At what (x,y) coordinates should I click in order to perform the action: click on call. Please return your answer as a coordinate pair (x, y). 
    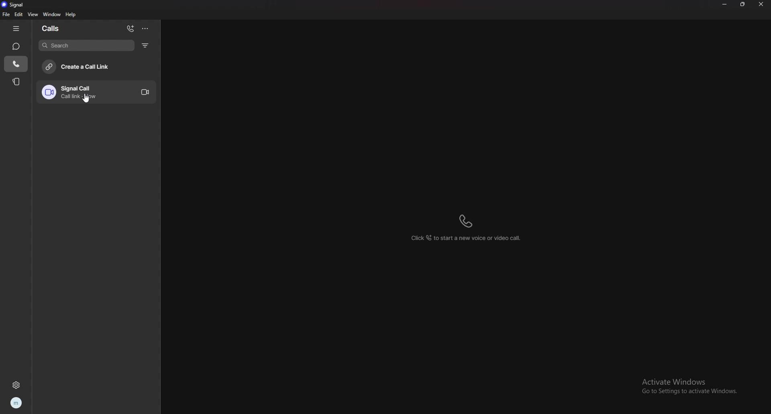
    Looking at the image, I should click on (100, 92).